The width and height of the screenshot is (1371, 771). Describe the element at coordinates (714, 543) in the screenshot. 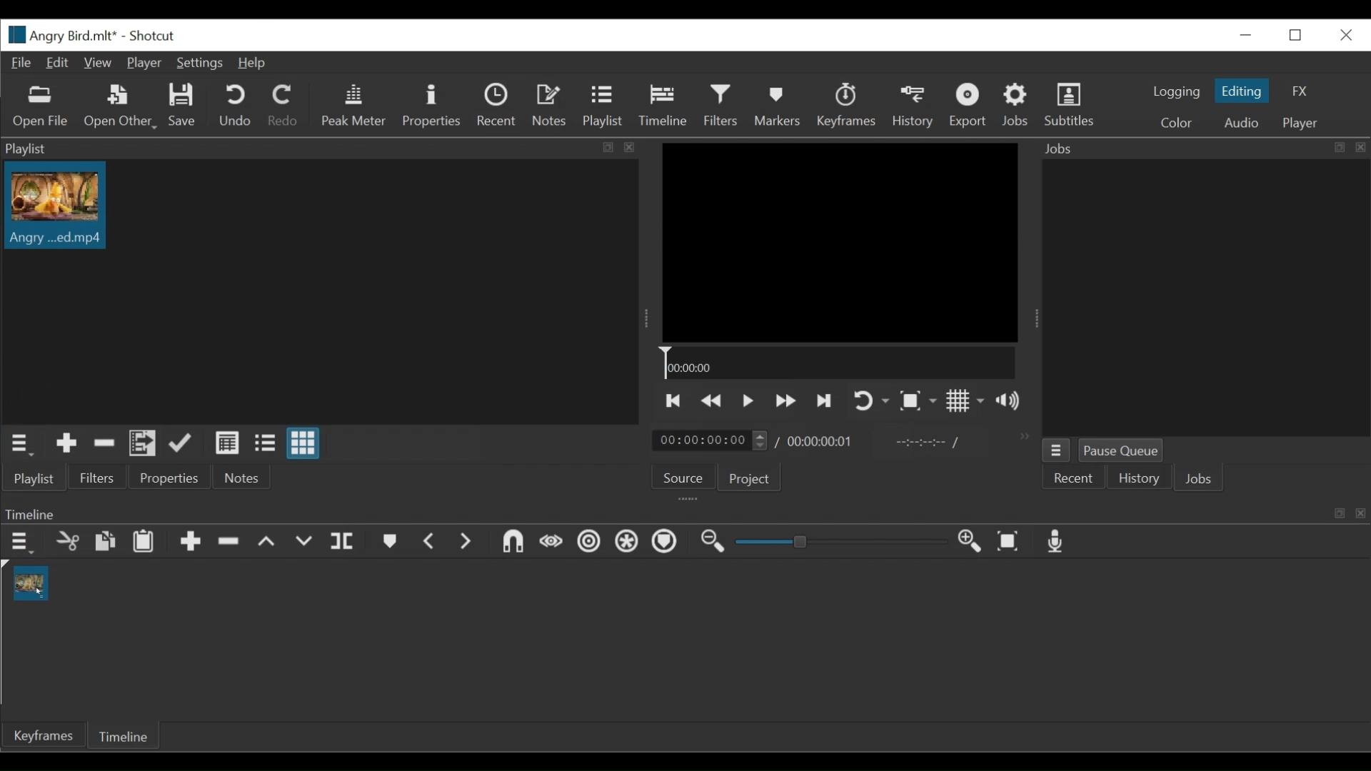

I see `Zoom out timeline` at that location.